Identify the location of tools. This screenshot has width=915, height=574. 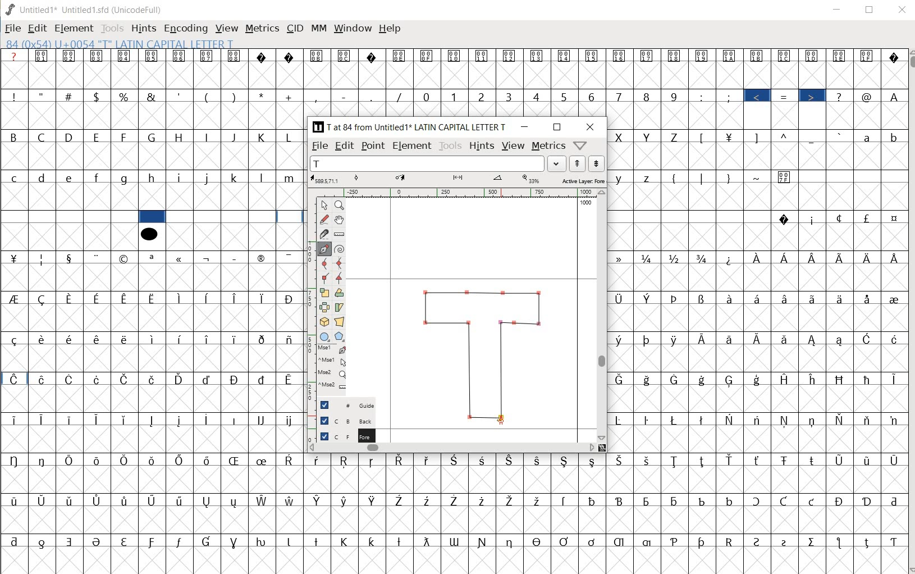
(450, 145).